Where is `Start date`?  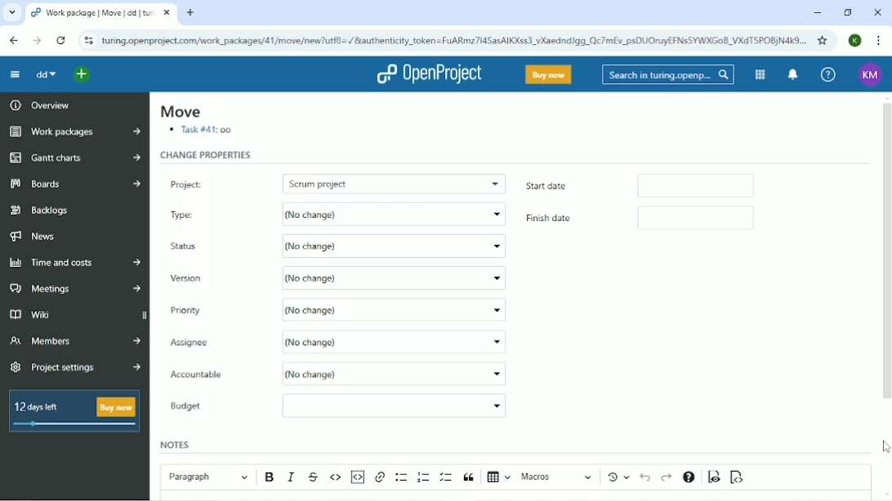
Start date is located at coordinates (567, 184).